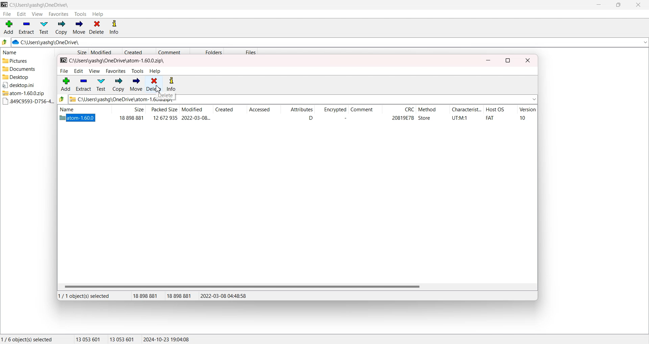 The width and height of the screenshot is (649, 344). What do you see at coordinates (241, 51) in the screenshot?
I see `Files` at bounding box center [241, 51].